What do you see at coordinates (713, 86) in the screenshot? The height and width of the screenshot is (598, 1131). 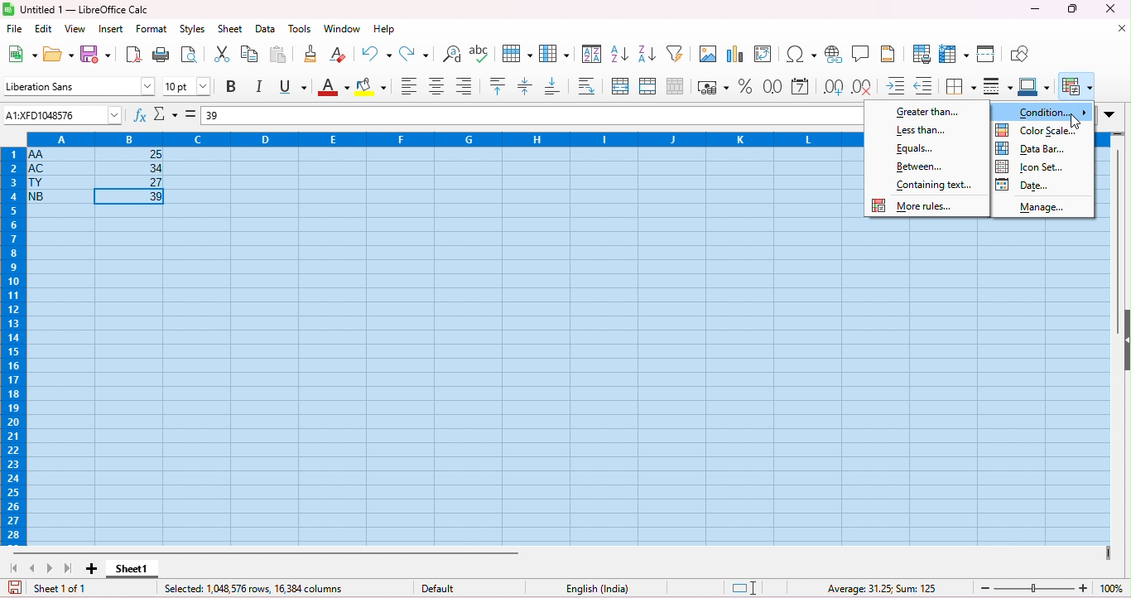 I see `format as currency` at bounding box center [713, 86].